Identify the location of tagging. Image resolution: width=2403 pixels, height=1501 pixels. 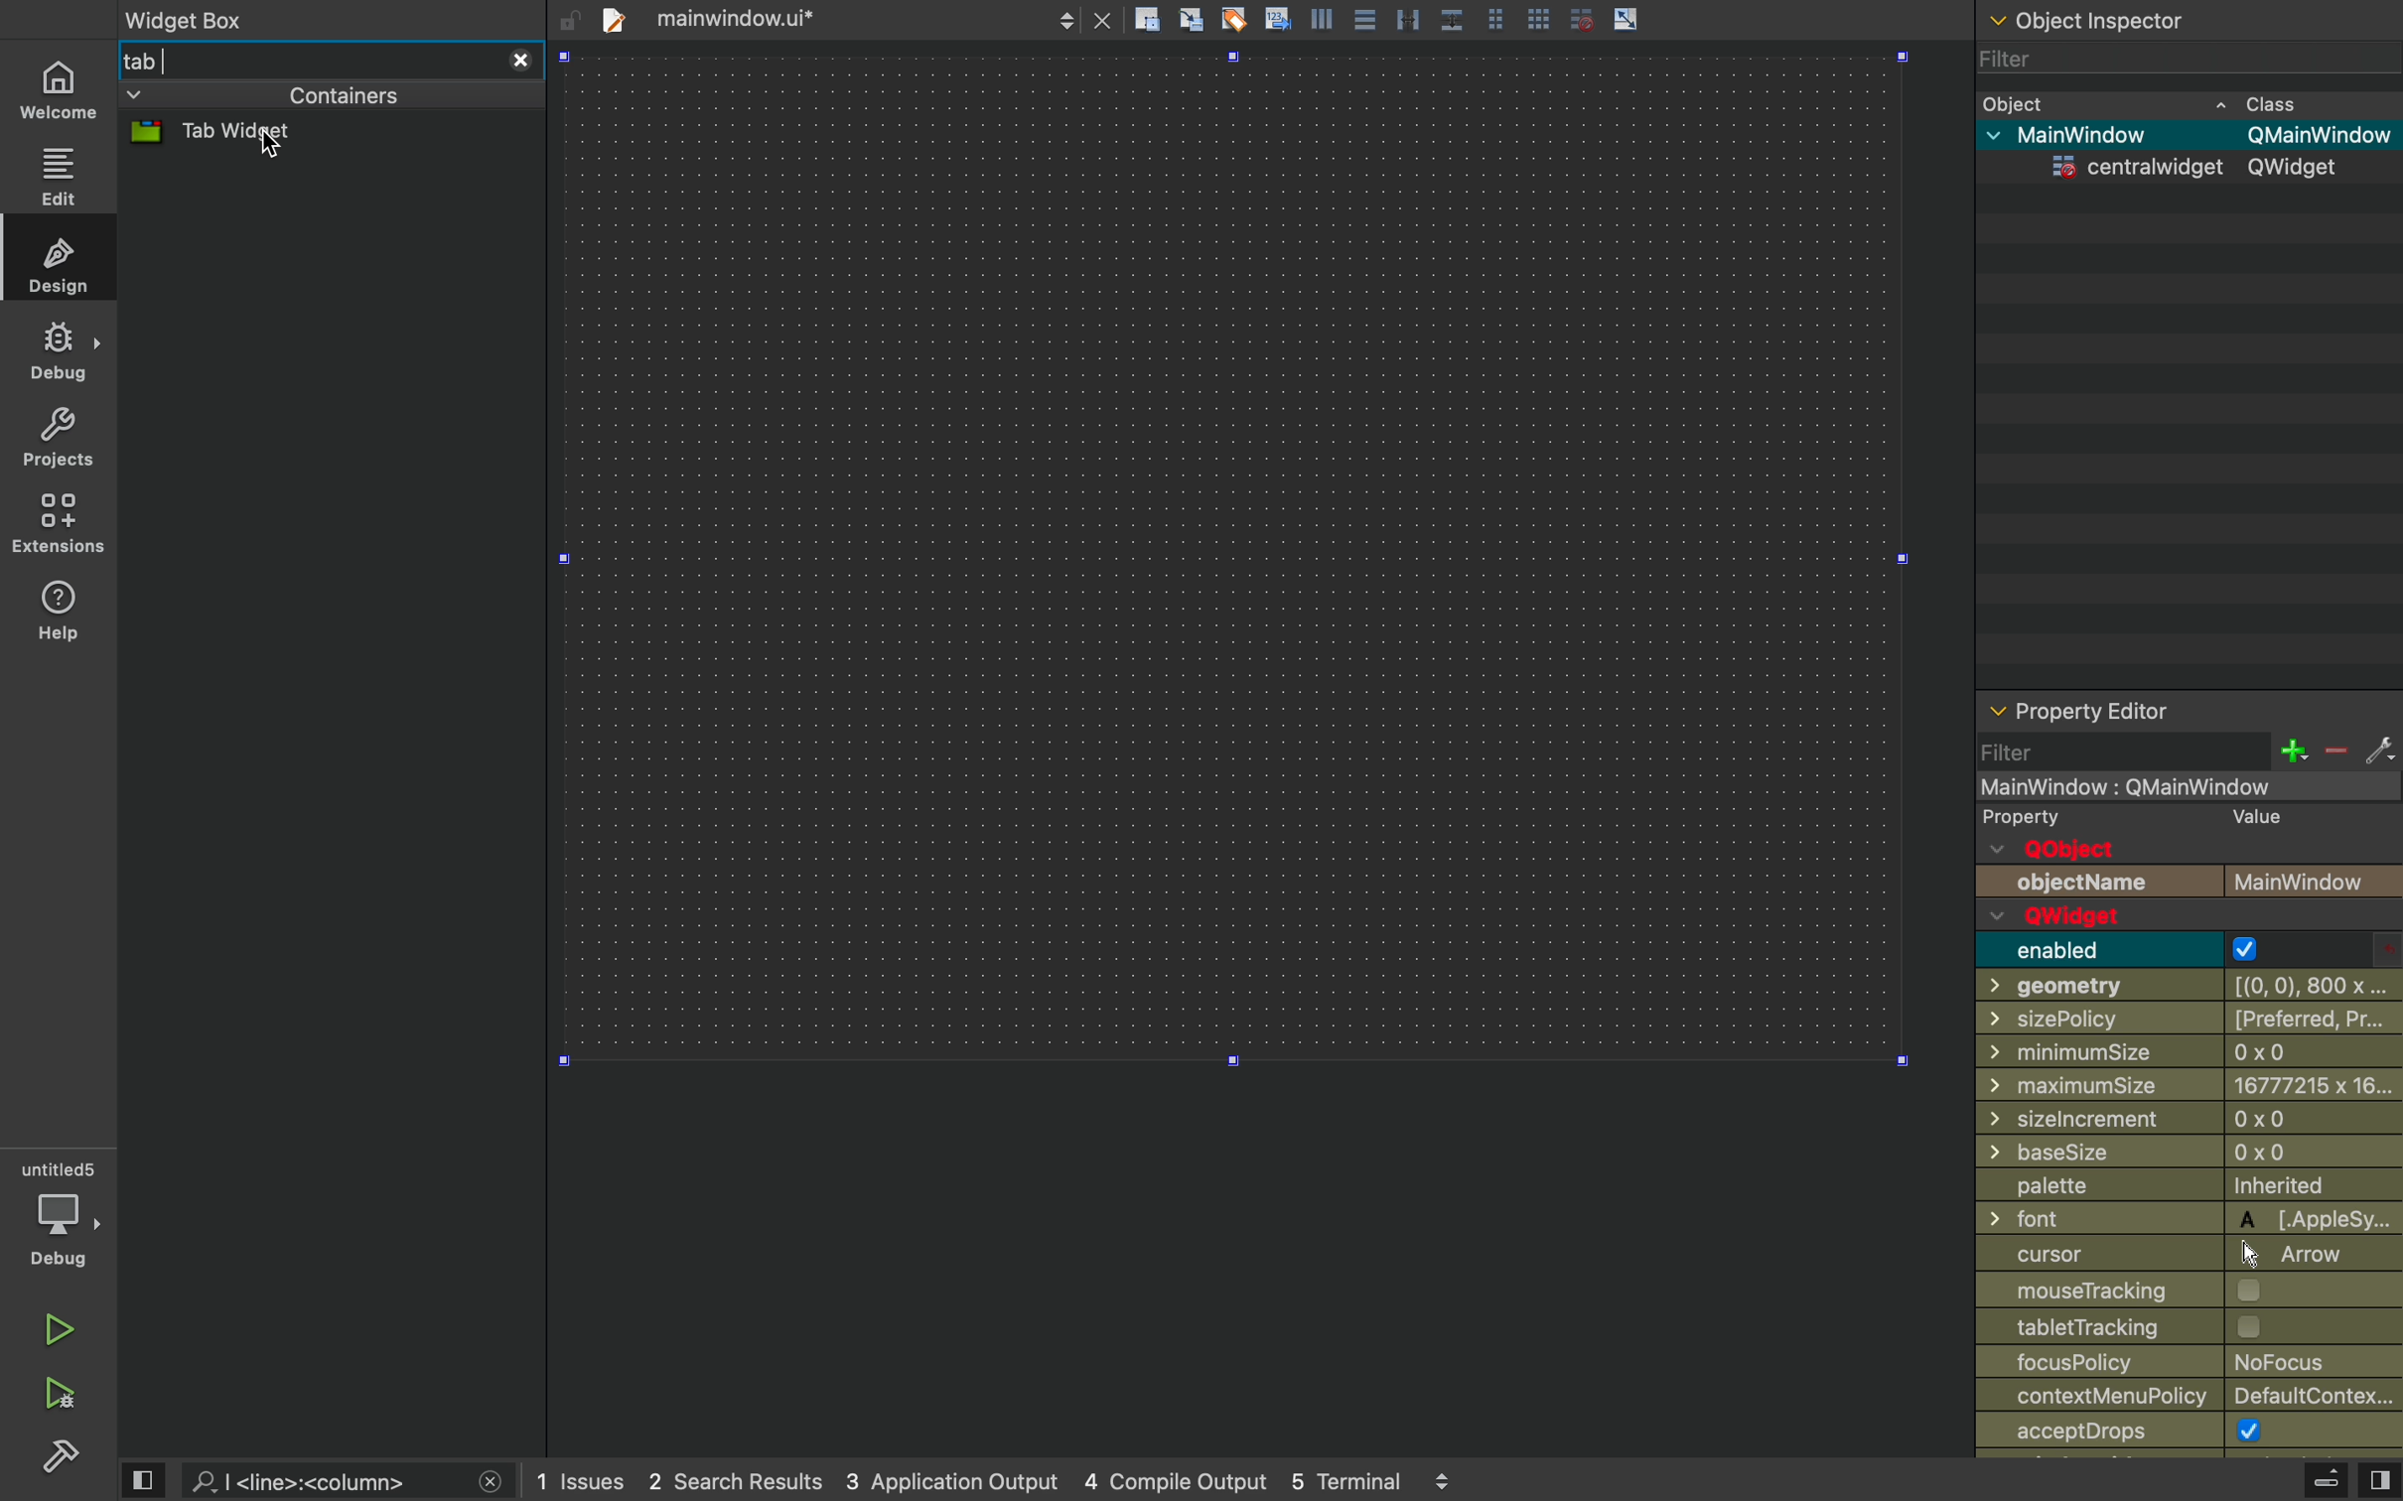
(1233, 18).